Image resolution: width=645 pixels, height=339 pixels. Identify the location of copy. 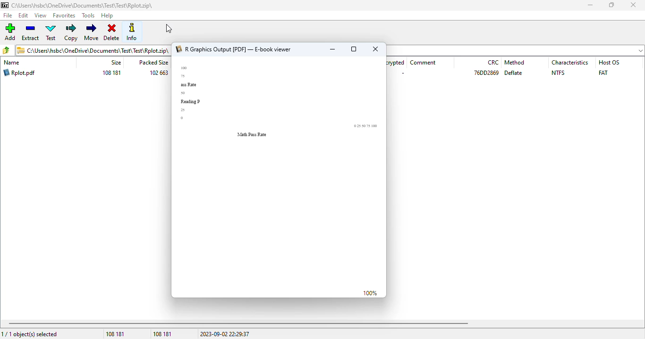
(71, 32).